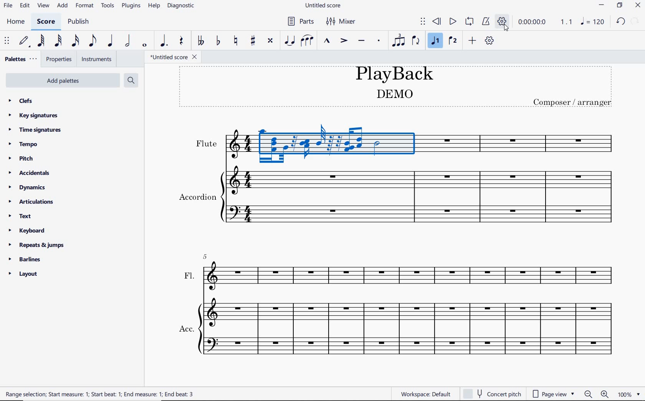 The image size is (645, 401). Describe the element at coordinates (470, 22) in the screenshot. I see `loop playback` at that location.